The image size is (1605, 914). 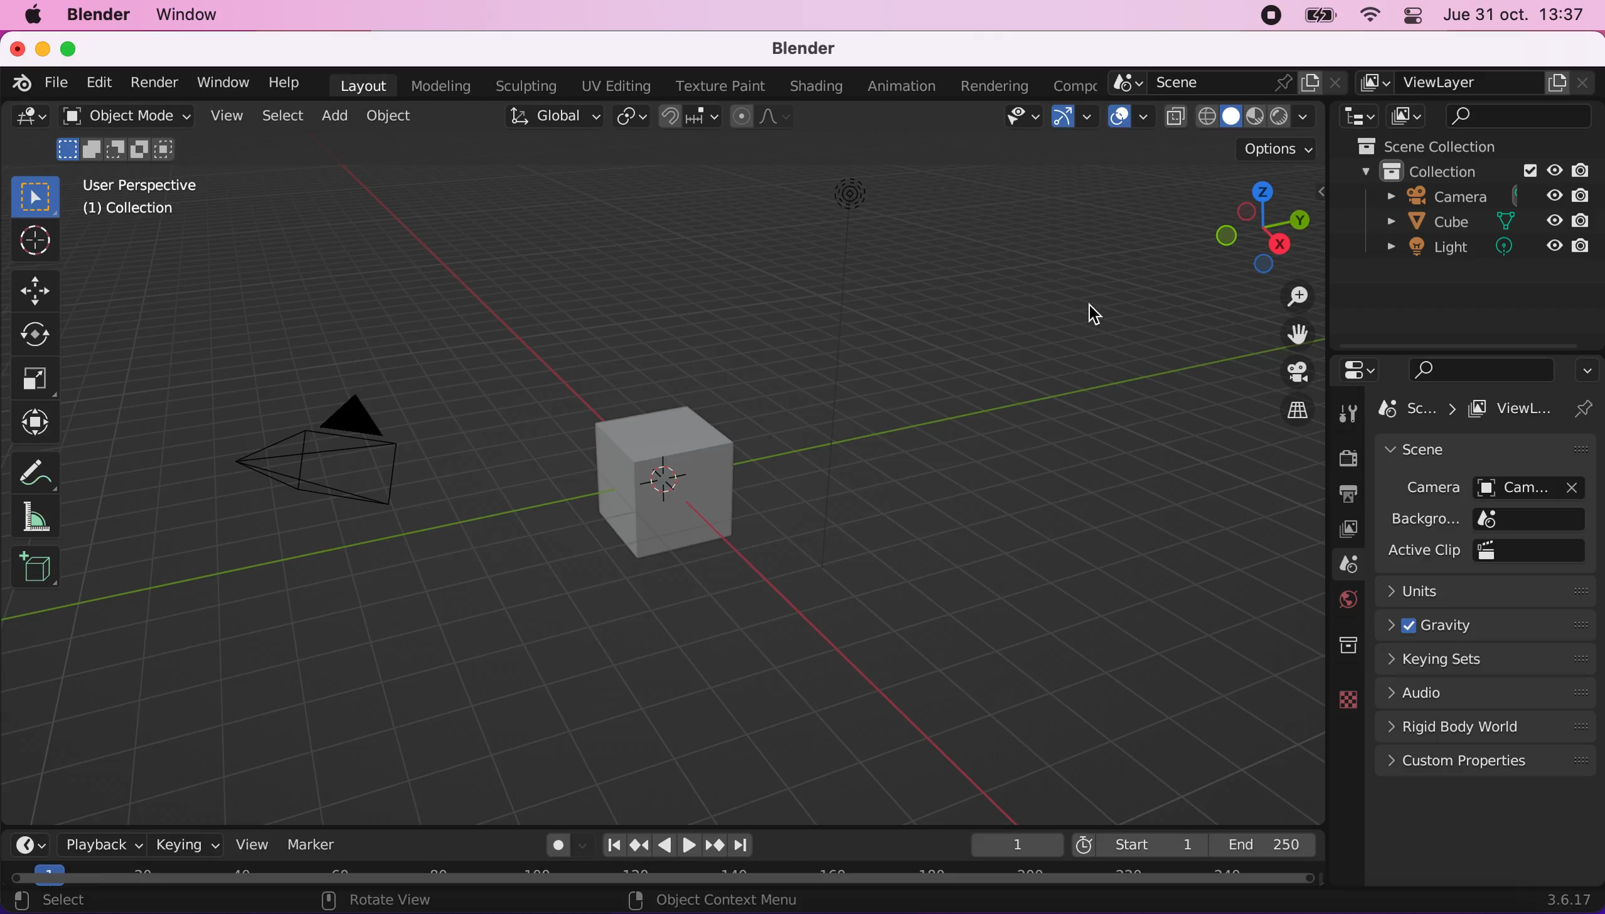 What do you see at coordinates (95, 16) in the screenshot?
I see `blender` at bounding box center [95, 16].